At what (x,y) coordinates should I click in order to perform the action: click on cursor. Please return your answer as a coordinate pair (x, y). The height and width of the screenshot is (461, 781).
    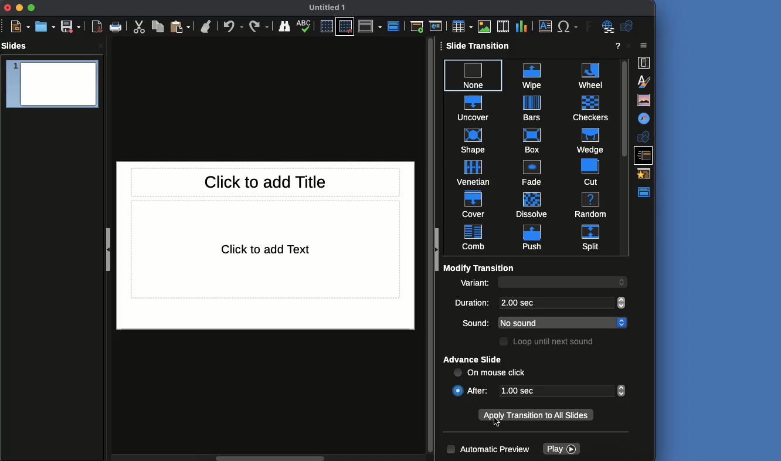
    Looking at the image, I should click on (498, 423).